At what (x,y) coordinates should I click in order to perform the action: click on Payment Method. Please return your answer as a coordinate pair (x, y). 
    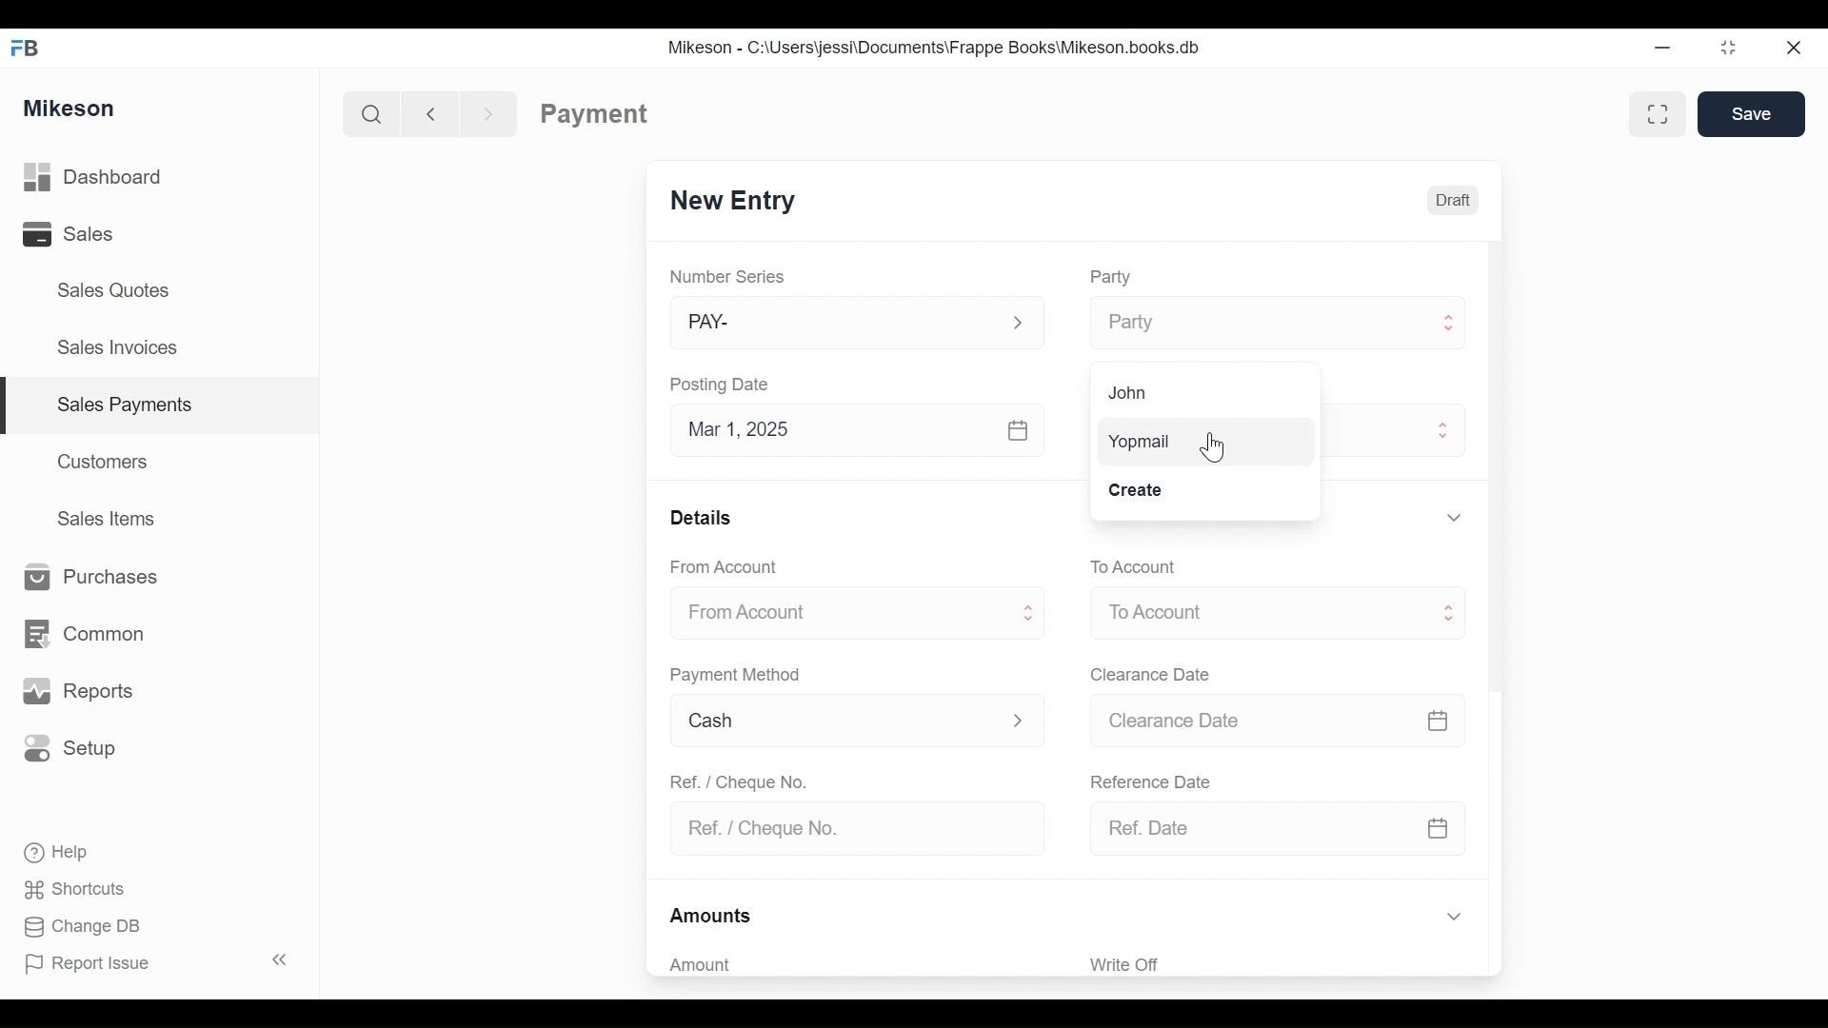
    Looking at the image, I should click on (737, 678).